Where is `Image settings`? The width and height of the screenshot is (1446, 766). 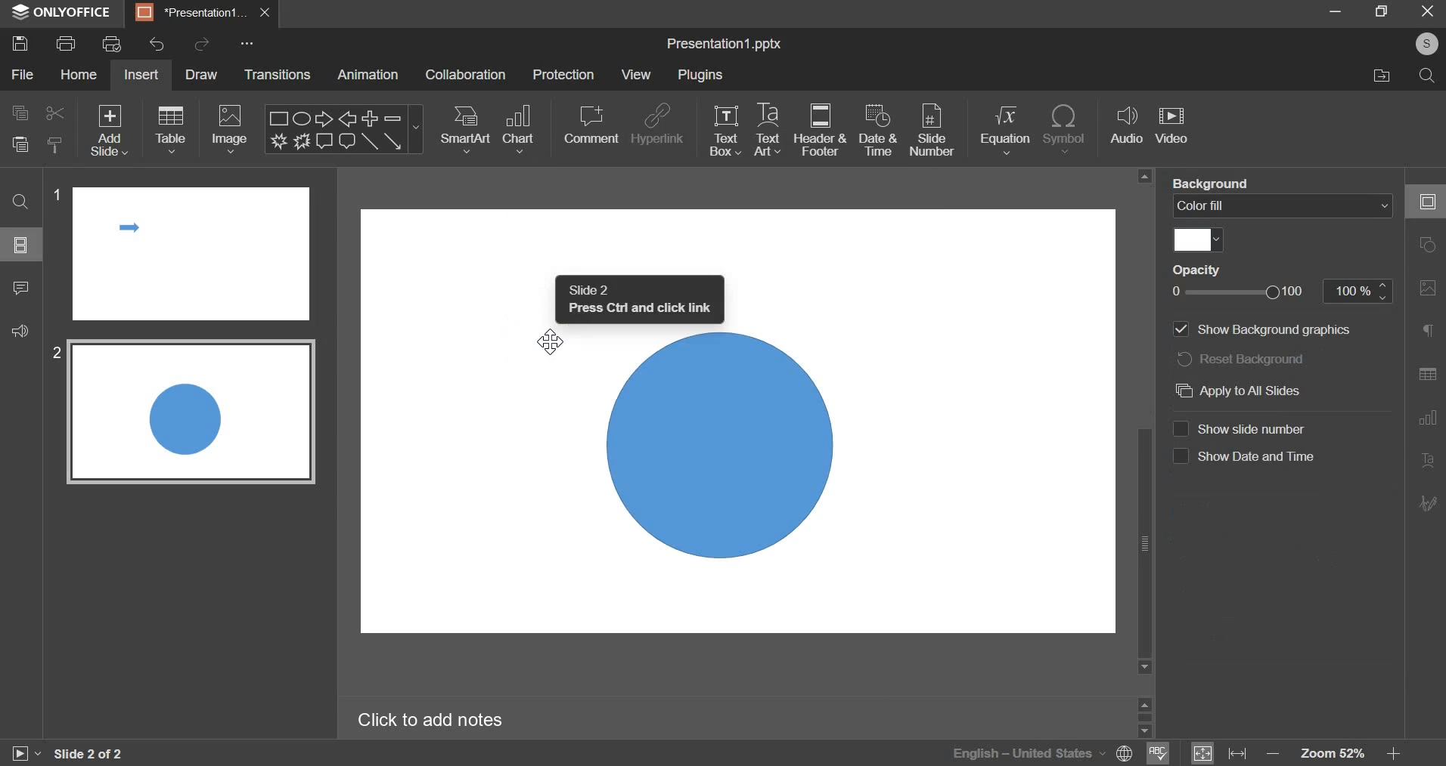
Image settings is located at coordinates (1429, 290).